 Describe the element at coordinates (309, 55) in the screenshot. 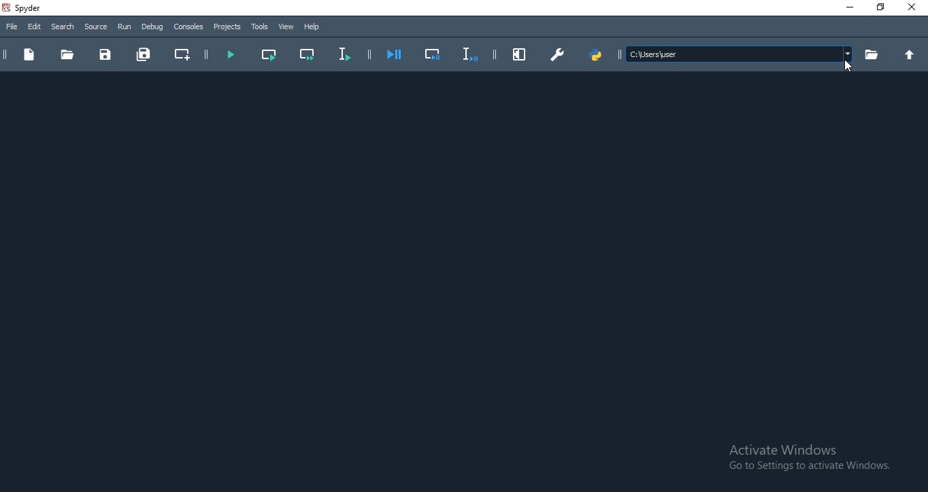

I see `run current cell and go to next line` at that location.